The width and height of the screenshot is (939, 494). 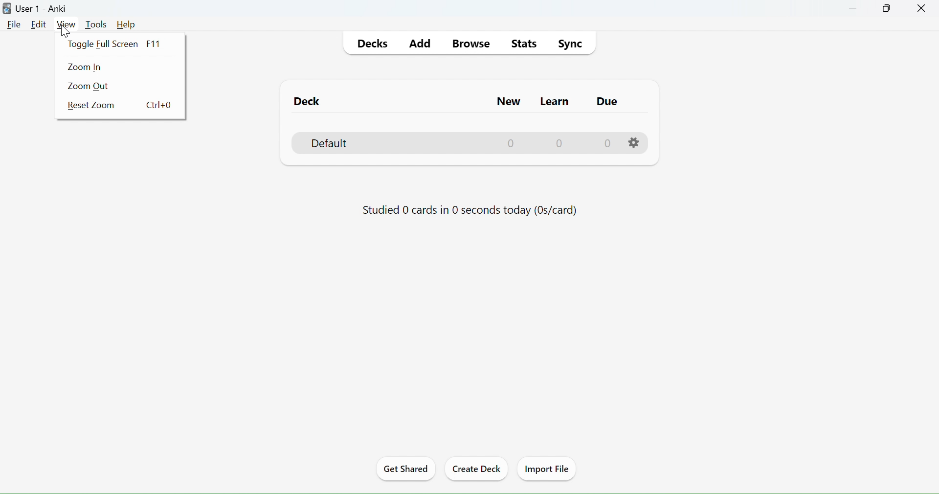 I want to click on file, so click(x=14, y=24).